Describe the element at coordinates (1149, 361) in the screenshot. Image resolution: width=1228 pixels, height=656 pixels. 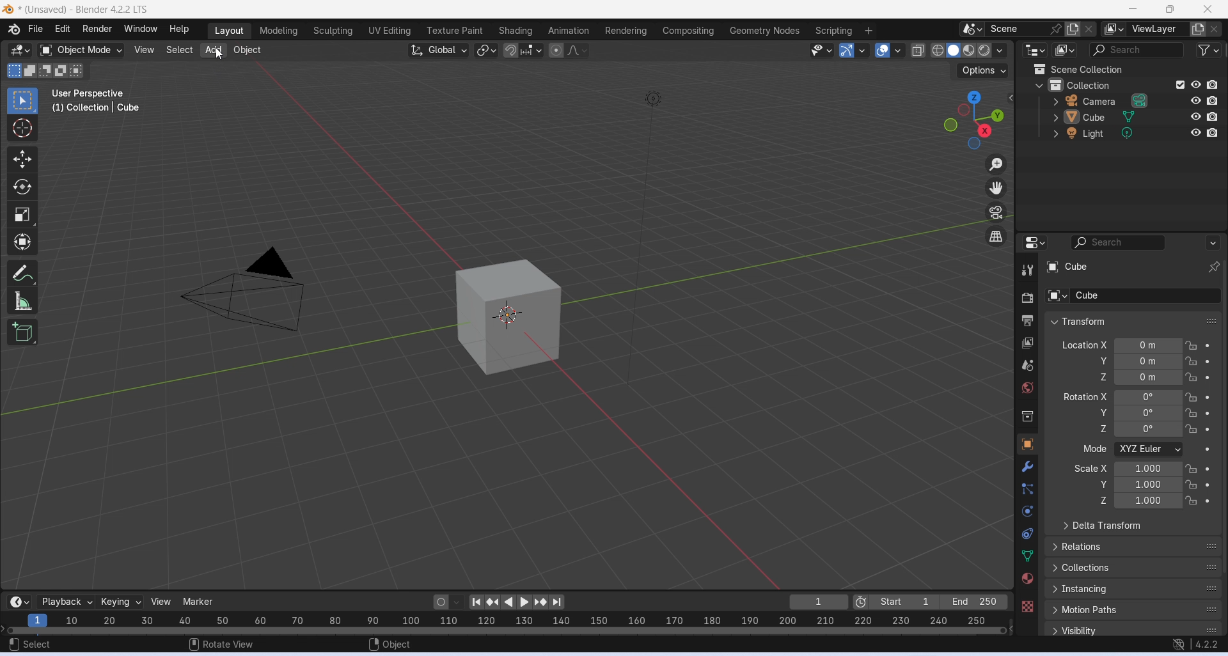
I see `location` at that location.